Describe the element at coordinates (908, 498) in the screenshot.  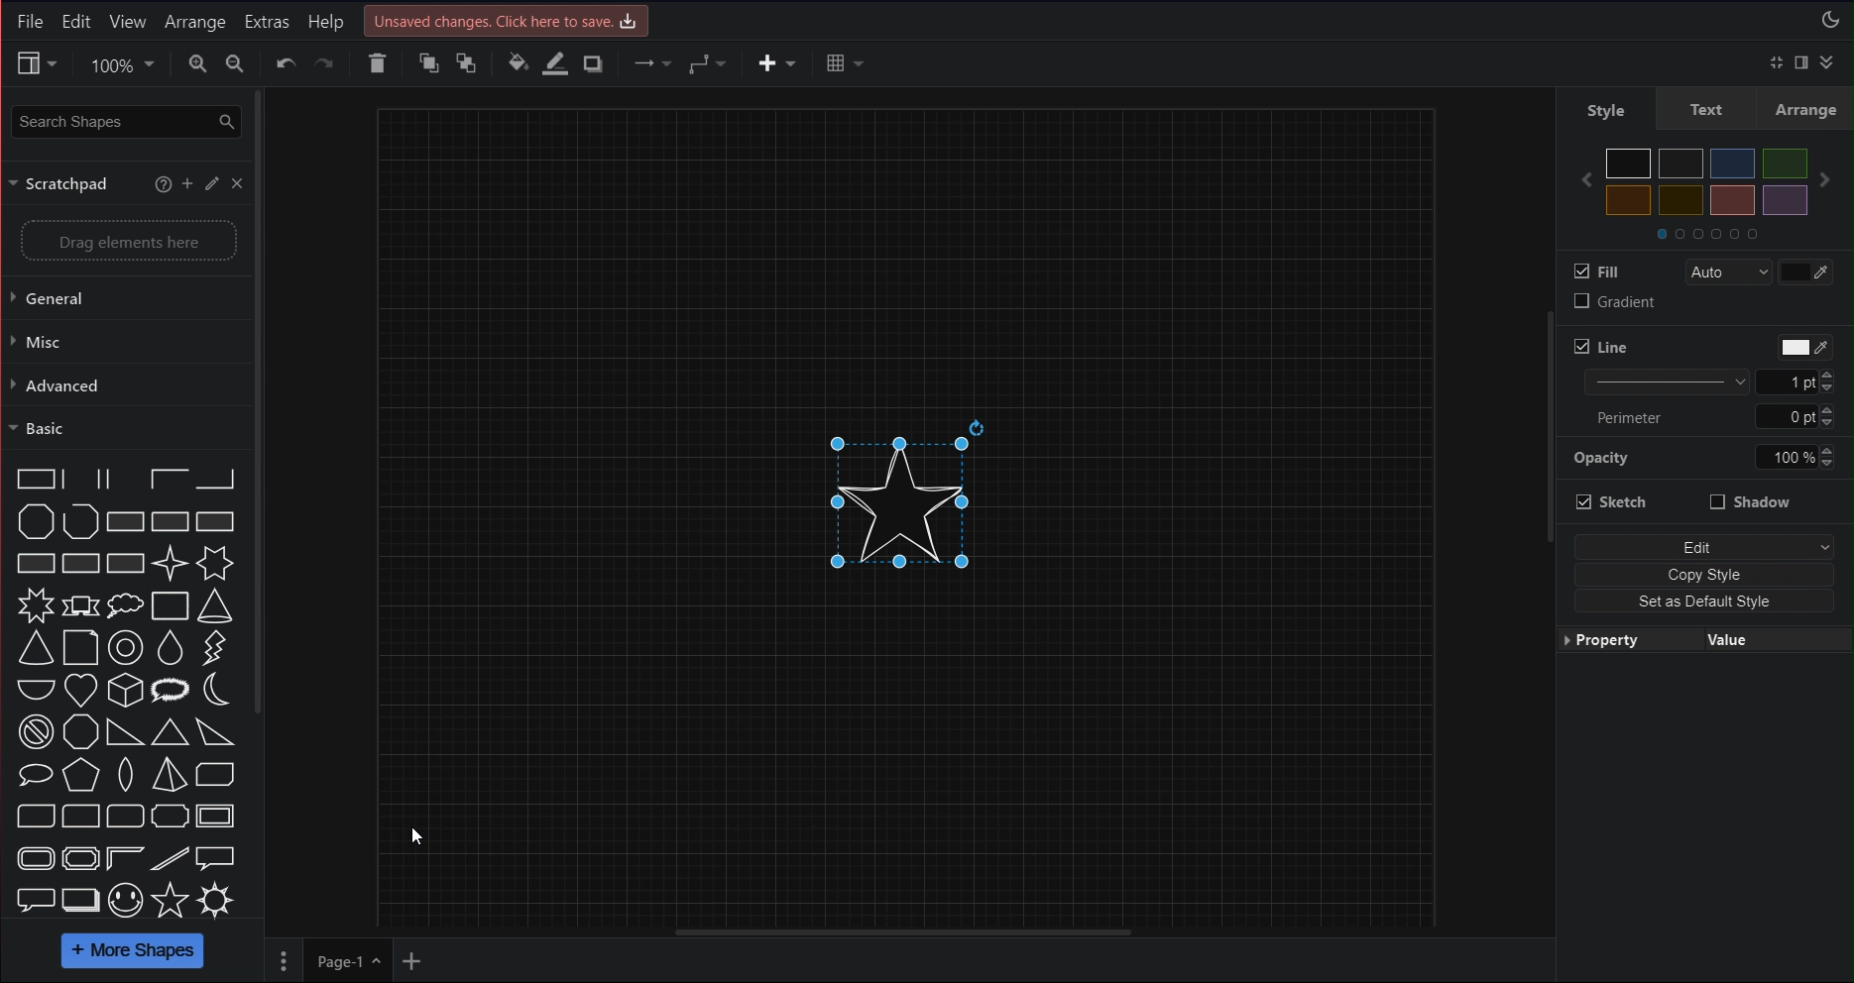
I see `Star` at that location.